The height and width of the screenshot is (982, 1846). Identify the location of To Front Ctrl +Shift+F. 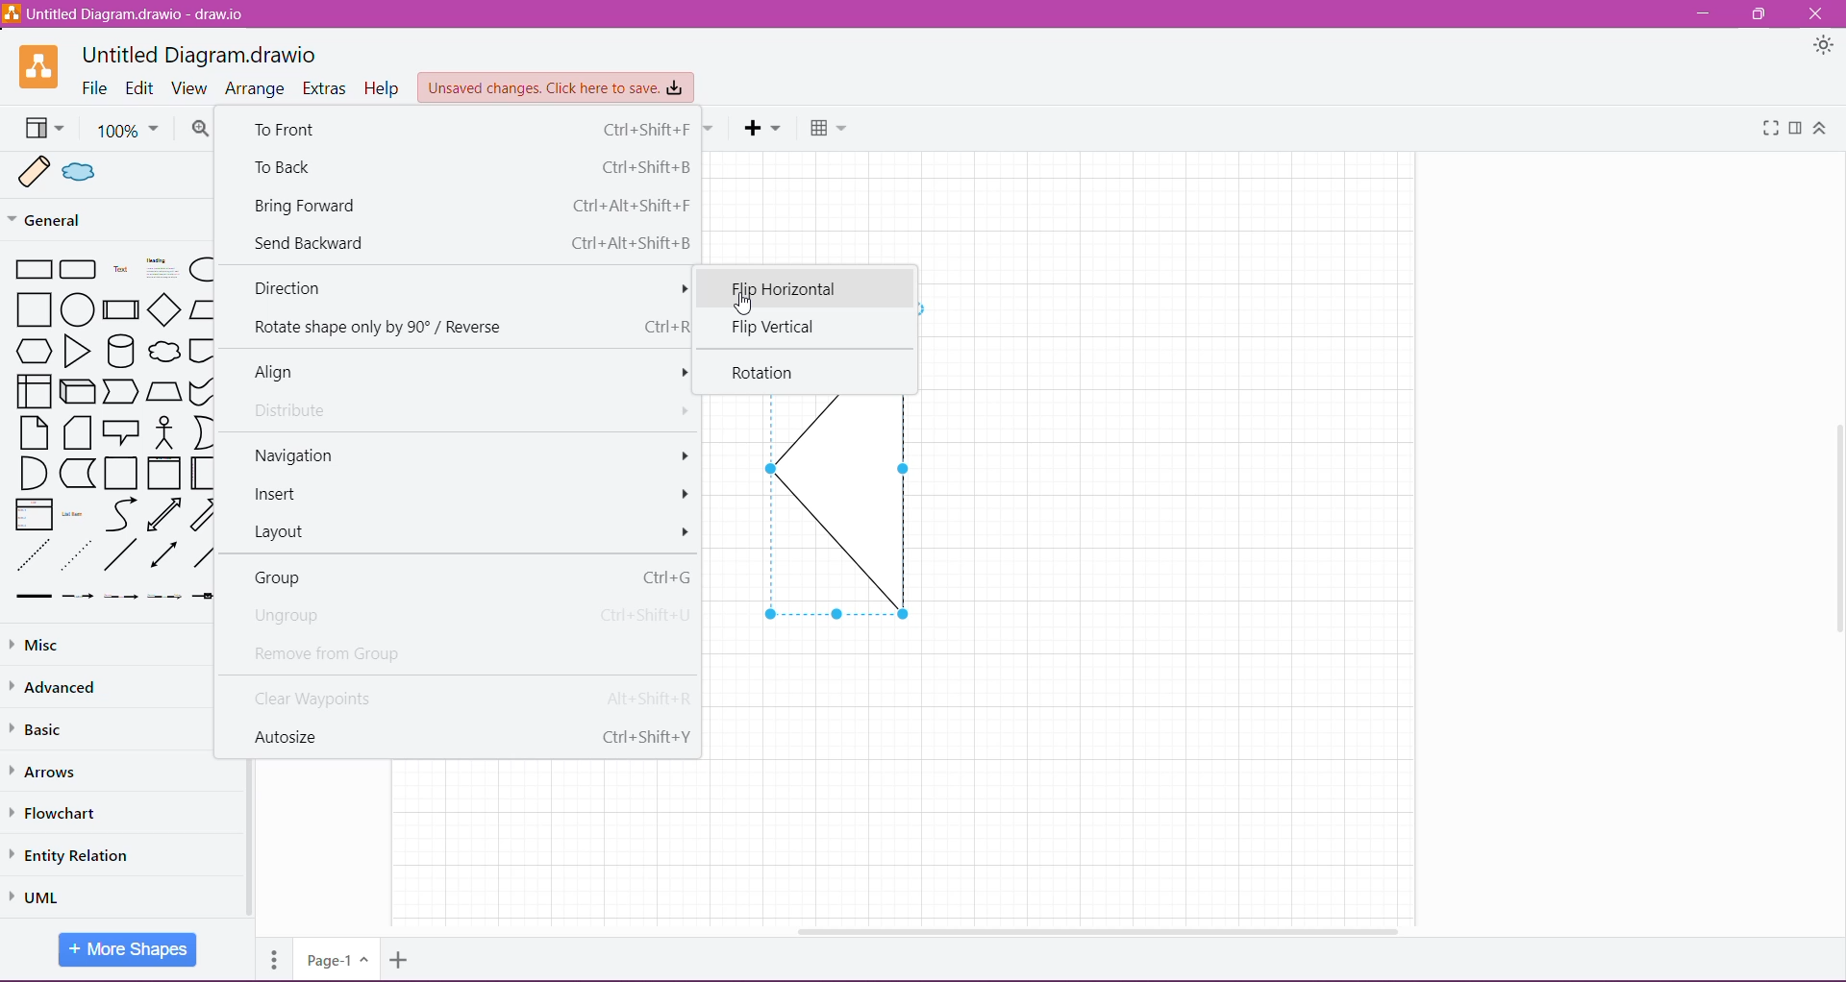
(470, 131).